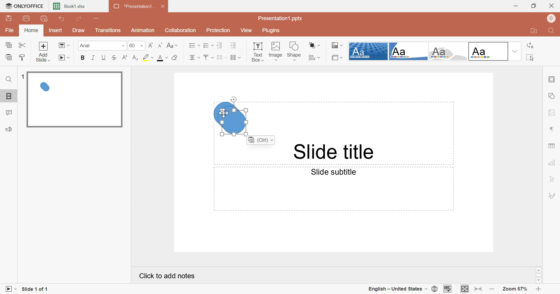 The height and width of the screenshot is (294, 560). What do you see at coordinates (448, 51) in the screenshot?
I see `Turtle` at bounding box center [448, 51].